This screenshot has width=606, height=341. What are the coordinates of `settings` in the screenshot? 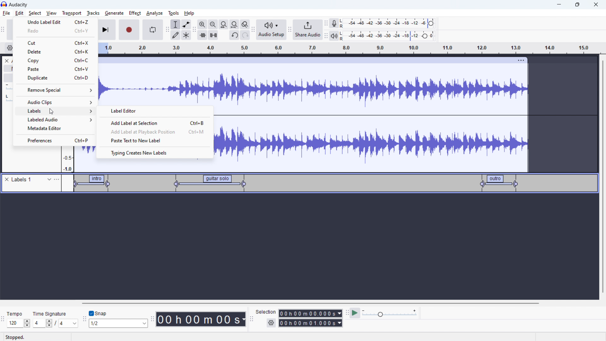 It's located at (9, 49).